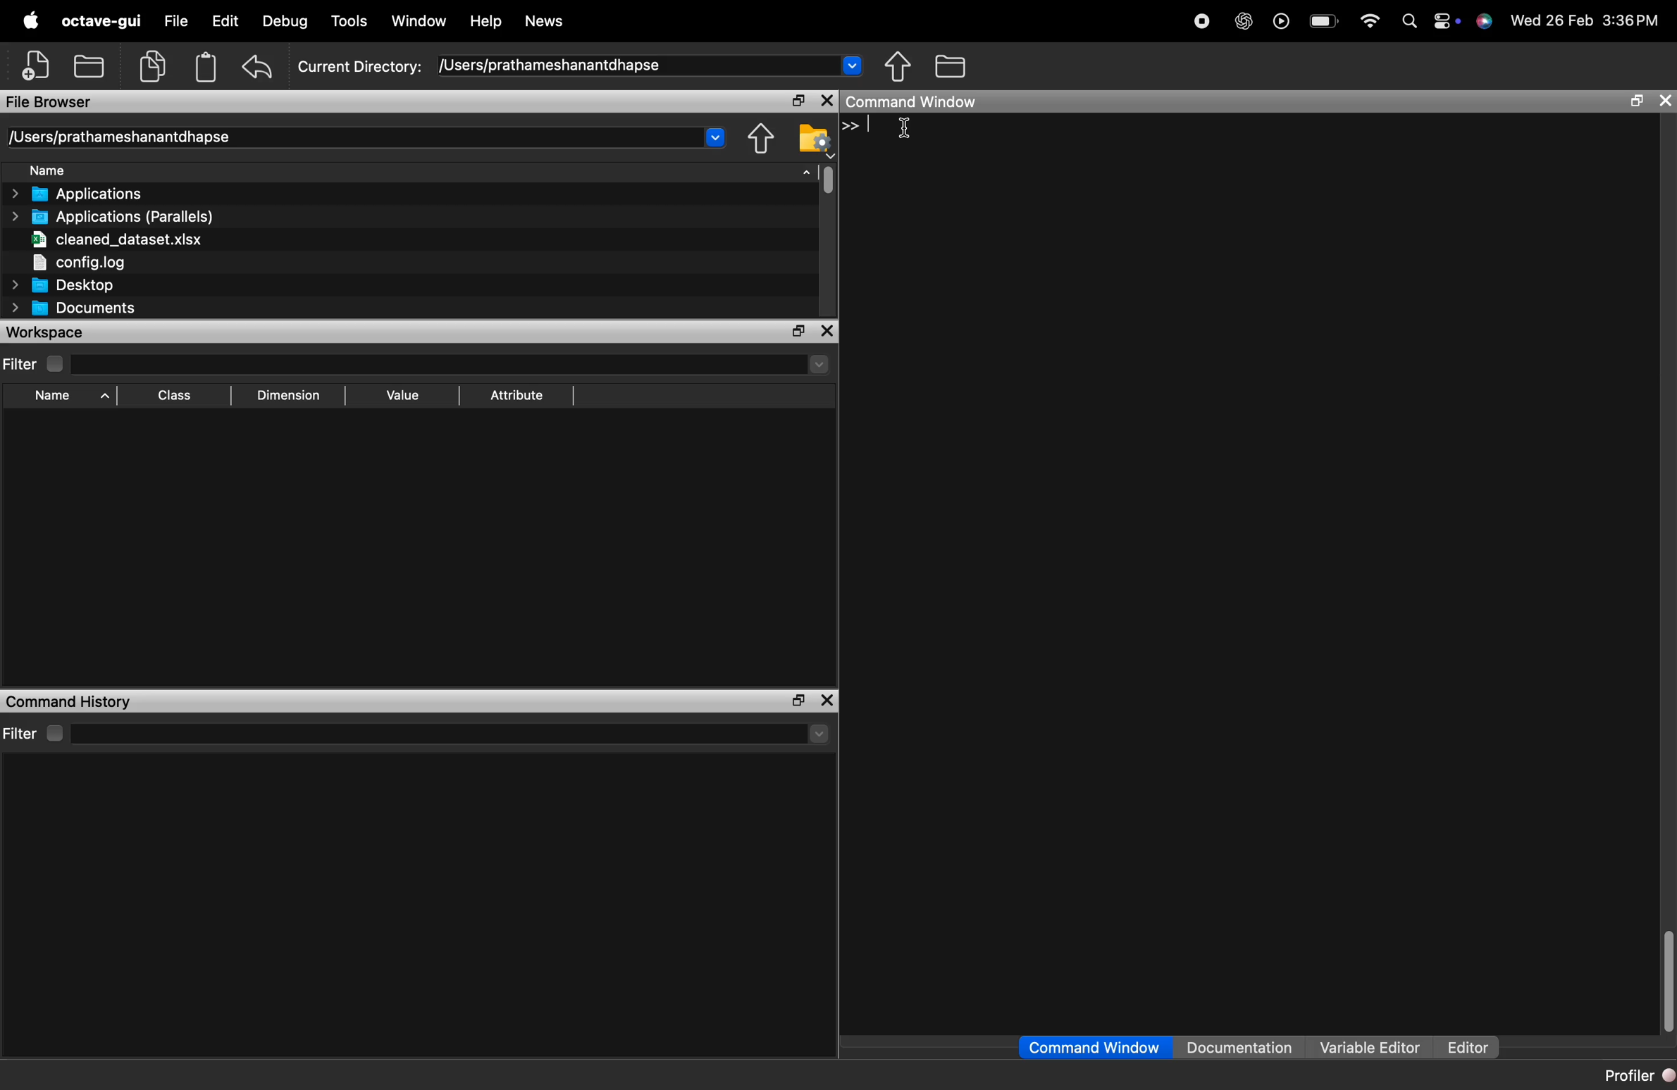  Describe the element at coordinates (385, 332) in the screenshot. I see `workspace` at that location.